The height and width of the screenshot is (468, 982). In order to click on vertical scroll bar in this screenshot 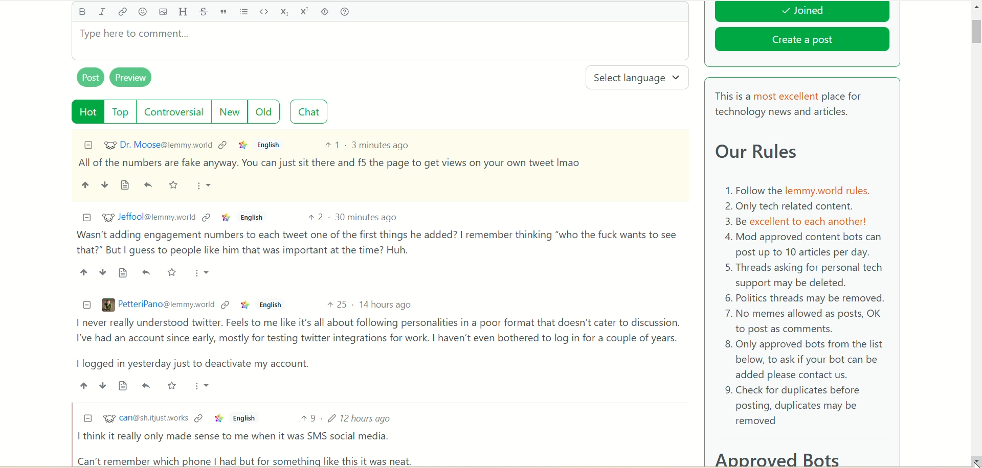, I will do `click(976, 224)`.